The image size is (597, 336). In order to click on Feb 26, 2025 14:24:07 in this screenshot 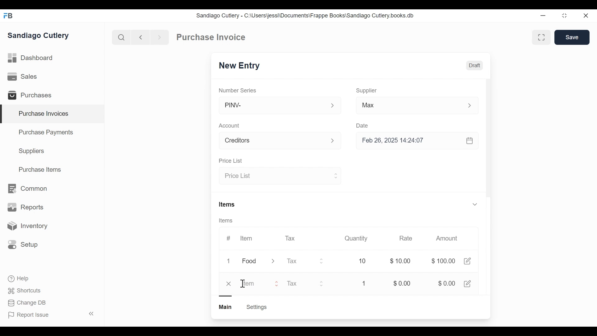, I will do `click(414, 141)`.